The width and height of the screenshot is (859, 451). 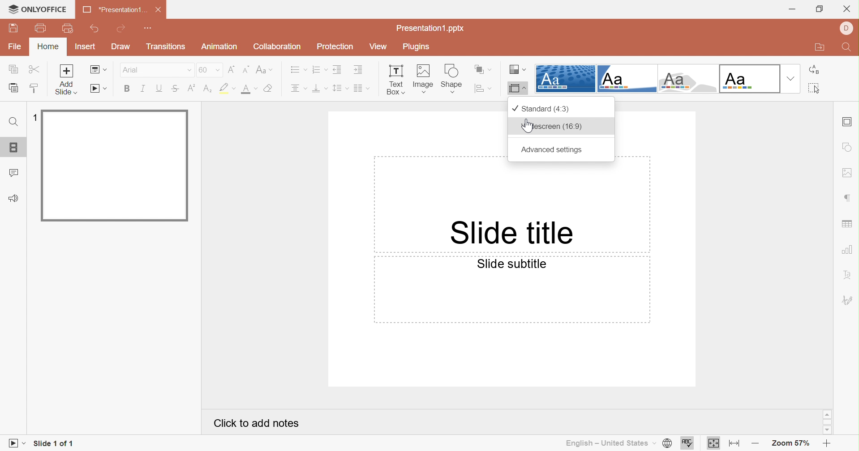 I want to click on Text art settings, so click(x=849, y=274).